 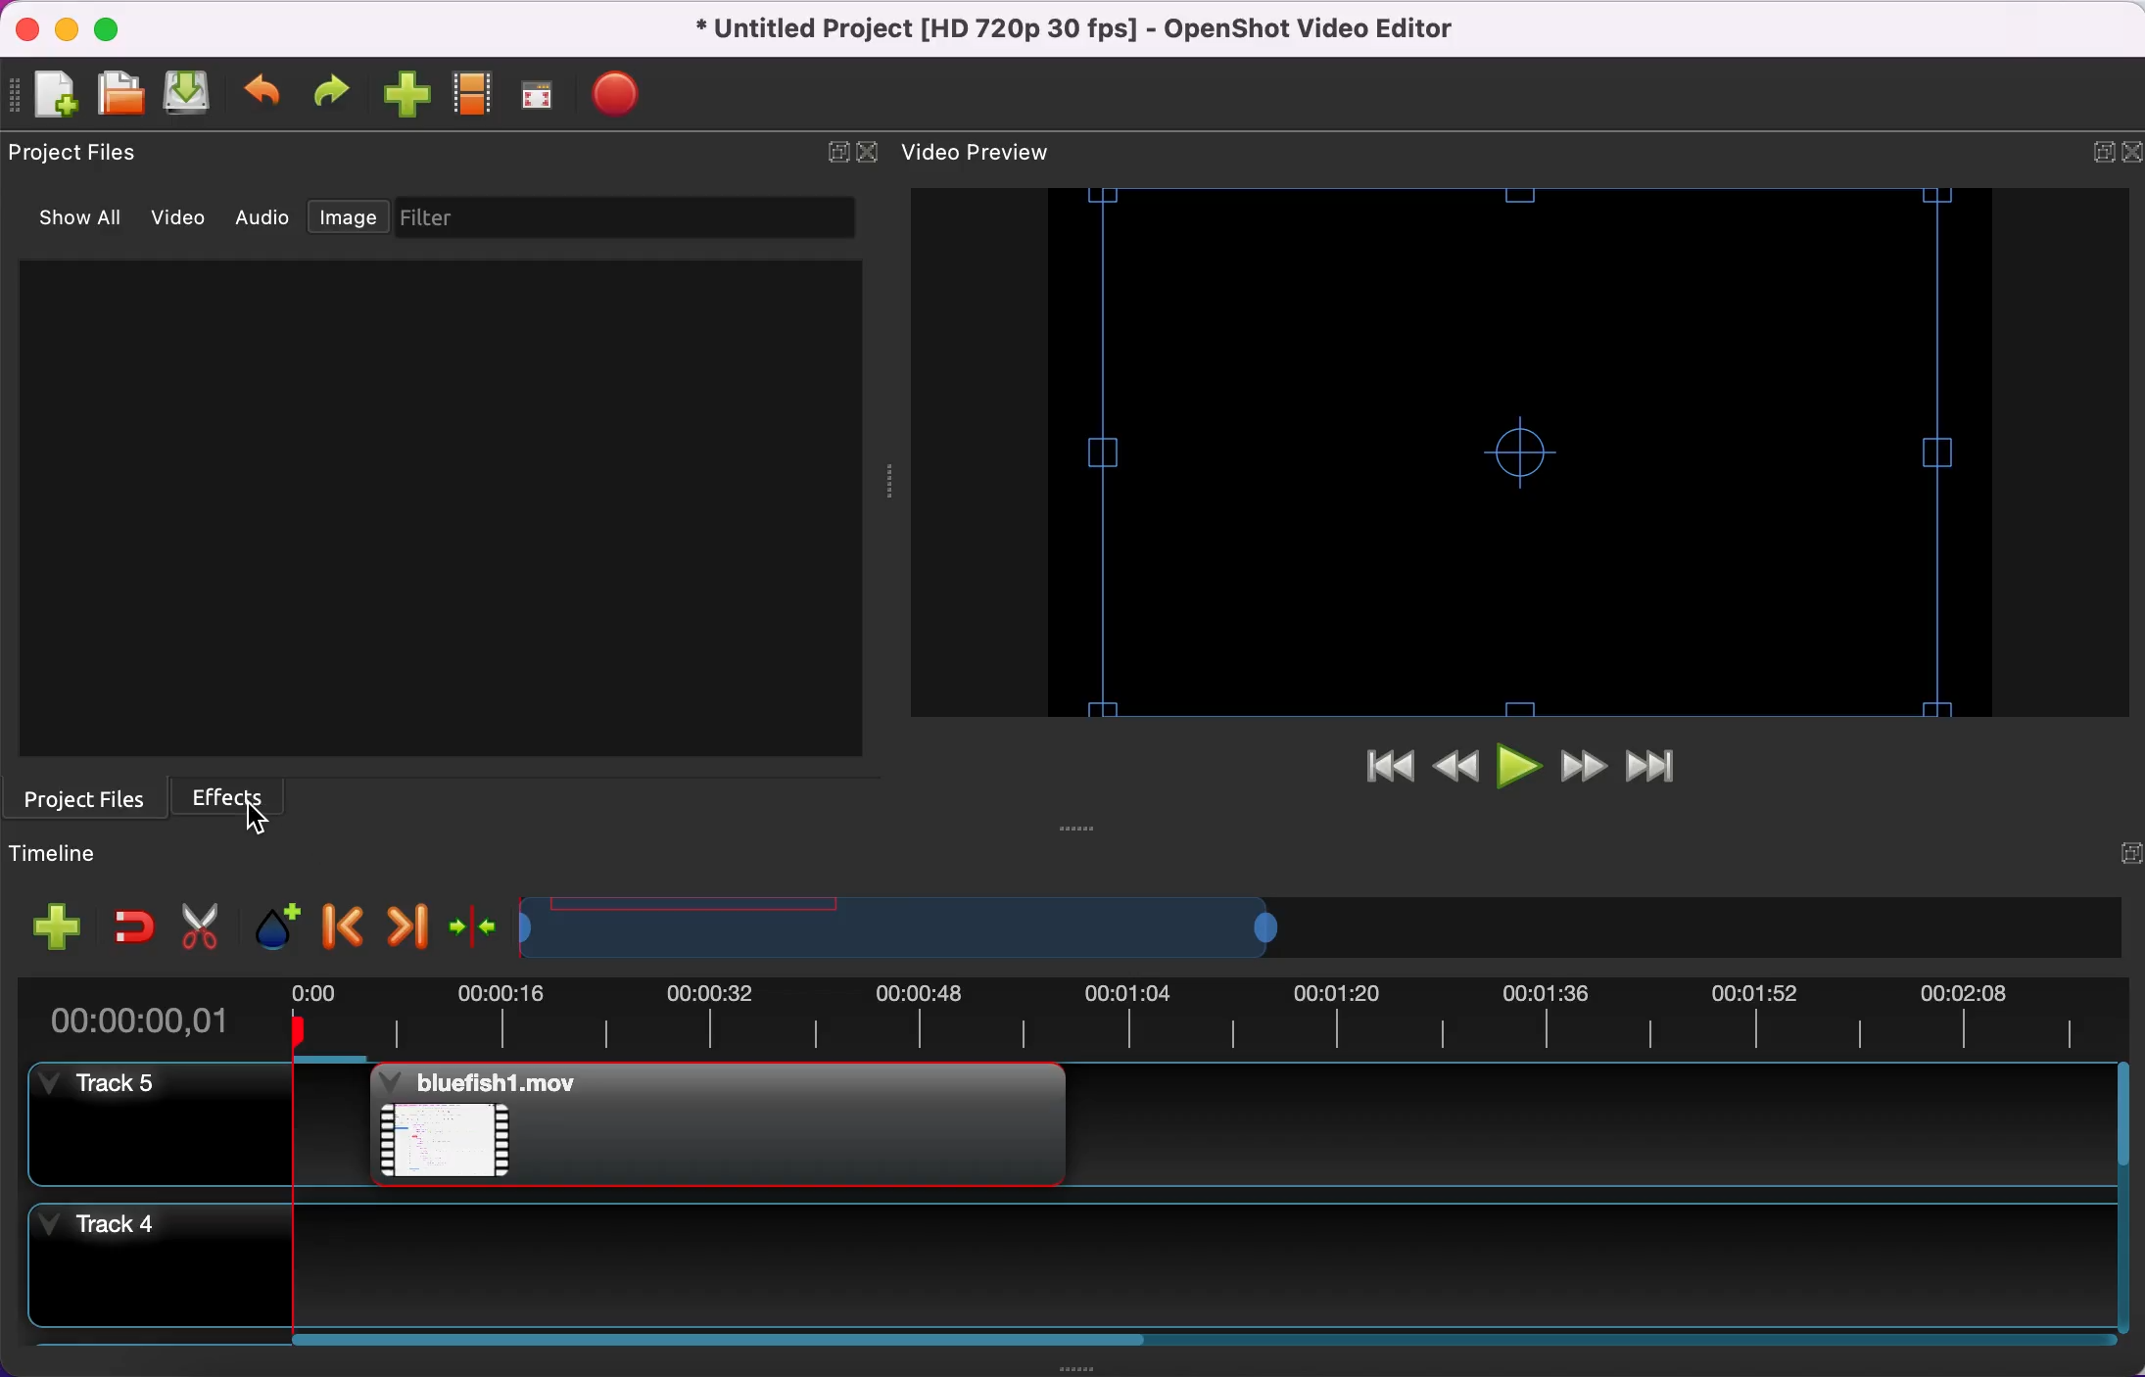 What do you see at coordinates (83, 160) in the screenshot?
I see `project files` at bounding box center [83, 160].